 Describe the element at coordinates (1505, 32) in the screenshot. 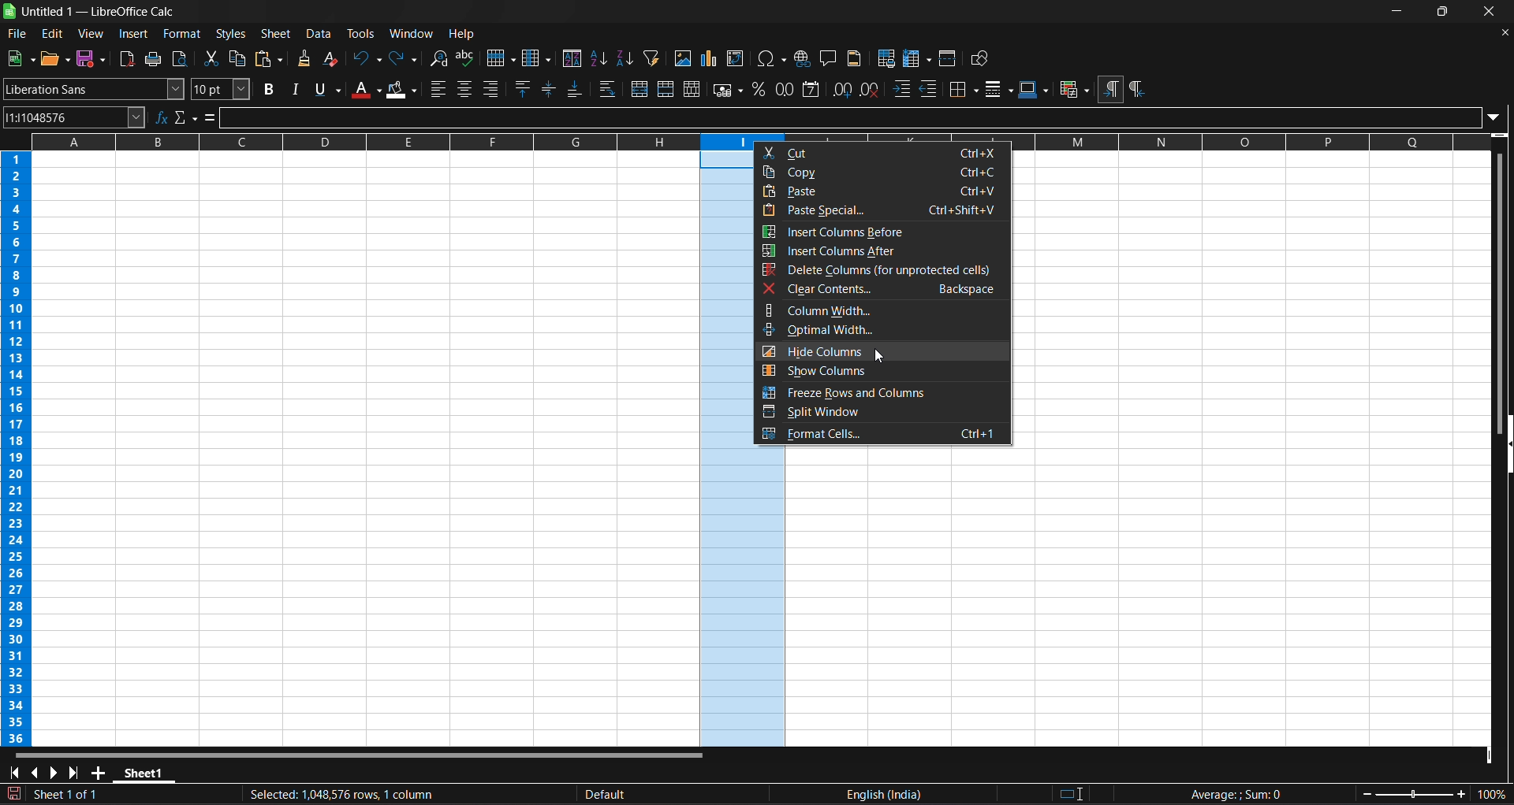

I see `close document` at that location.